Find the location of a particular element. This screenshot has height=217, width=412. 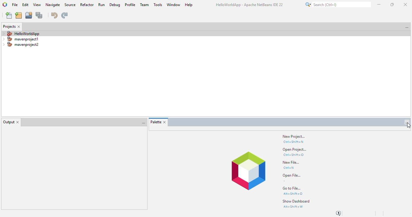

minimize window group is located at coordinates (142, 123).